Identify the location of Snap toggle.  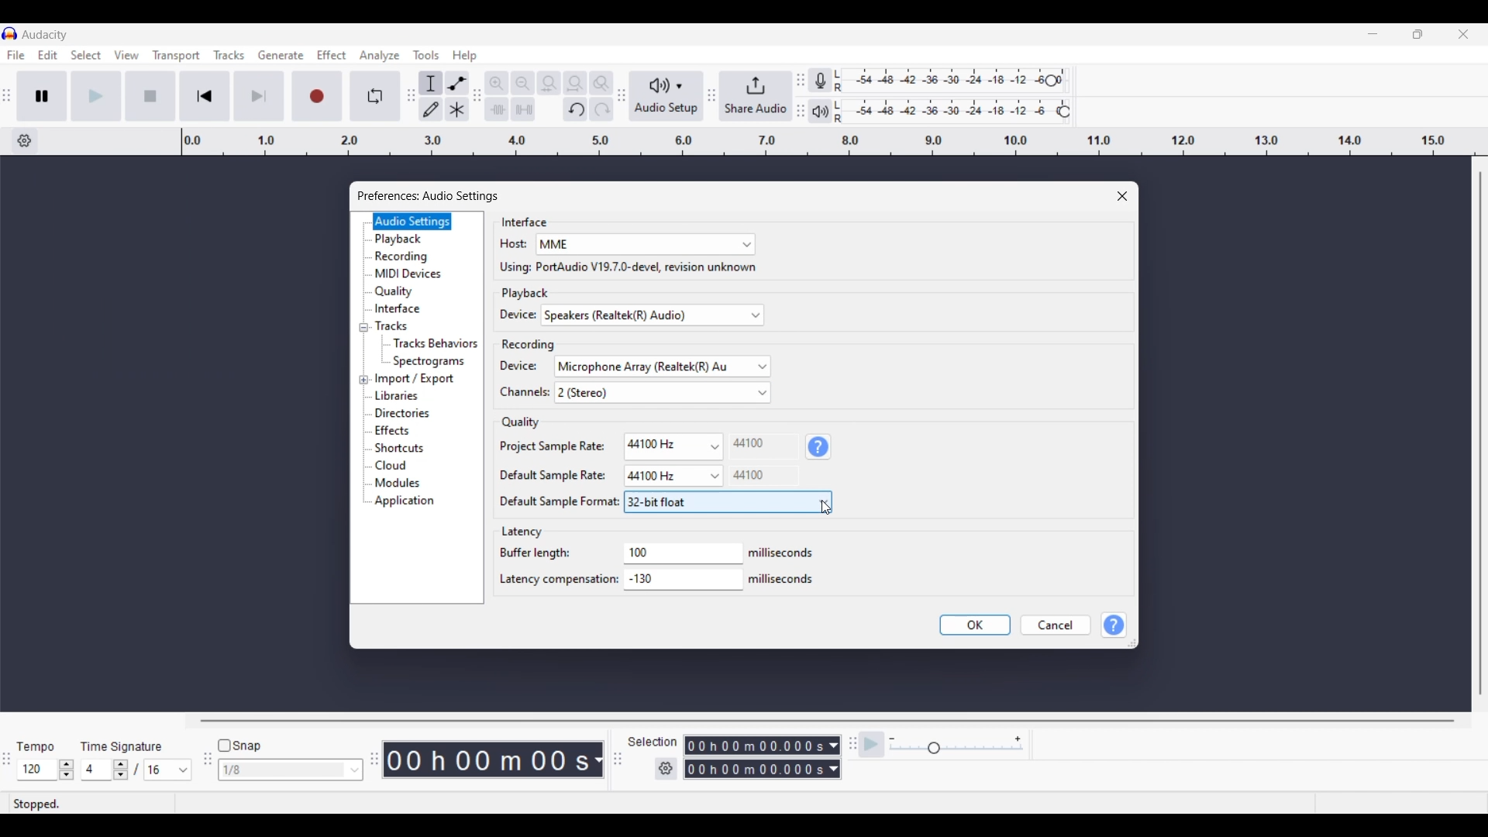
(240, 746).